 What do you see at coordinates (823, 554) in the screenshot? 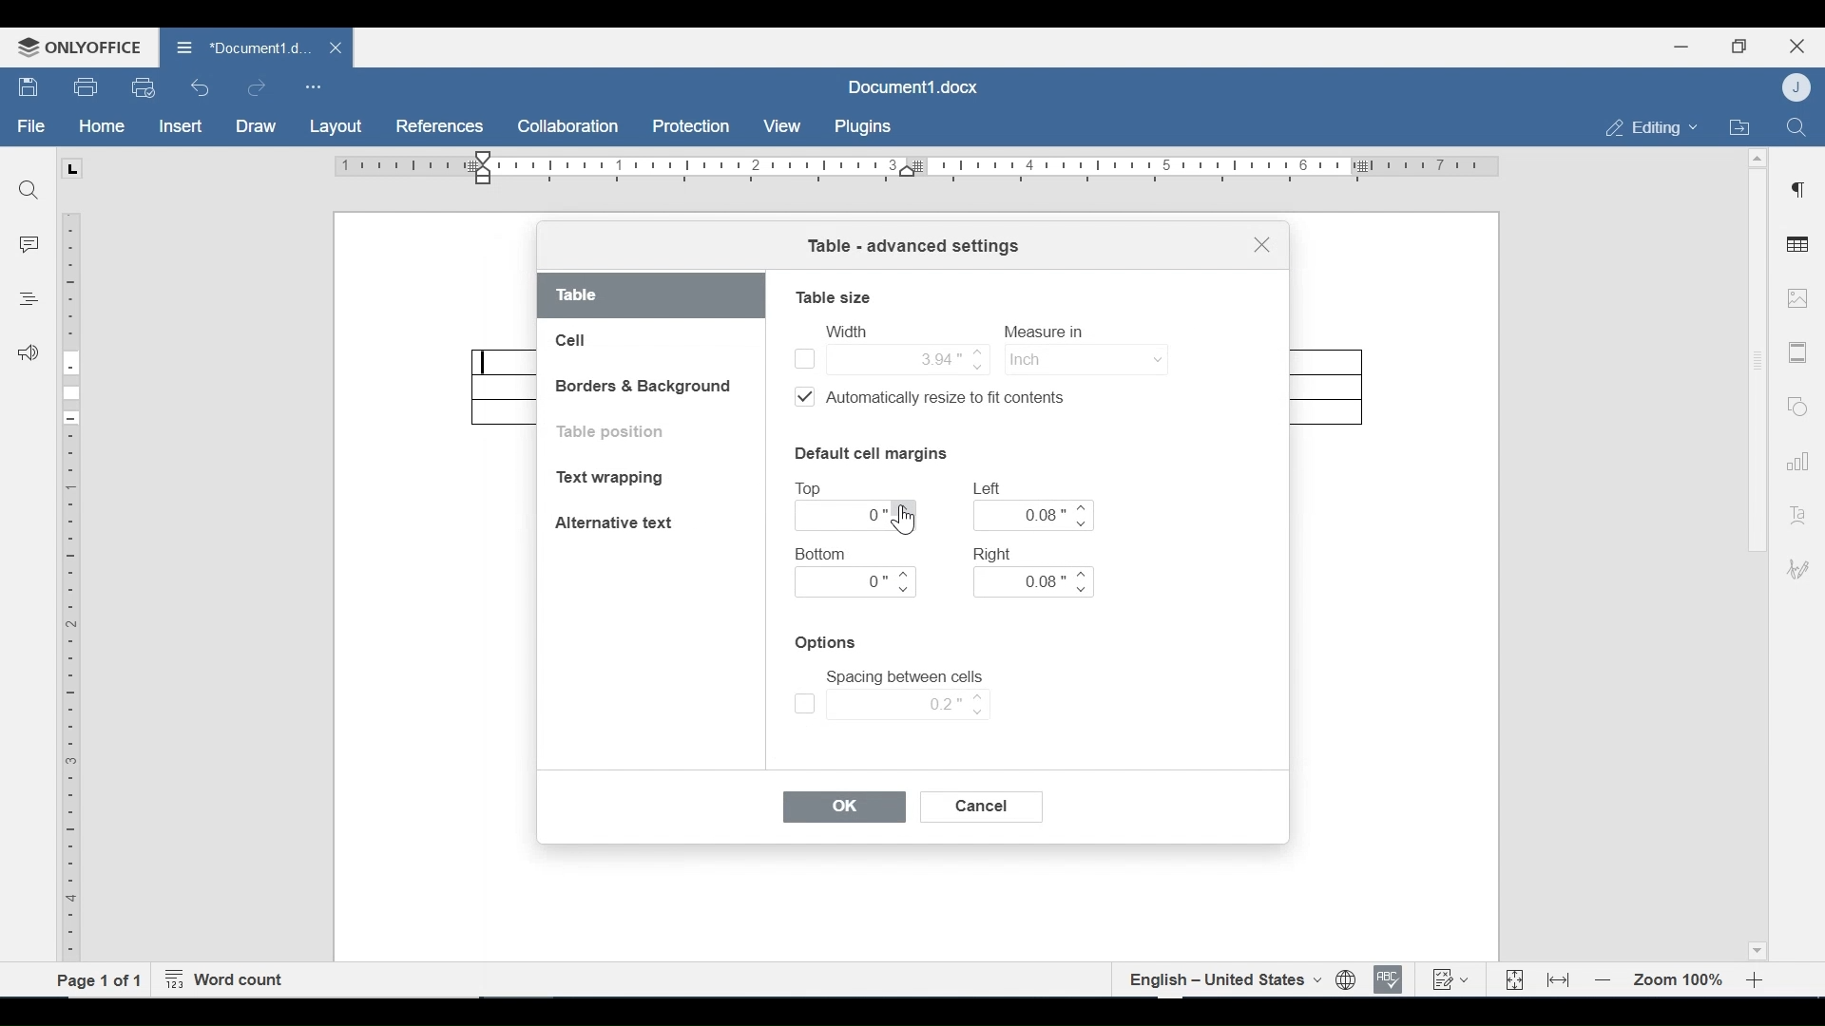
I see `Bottom` at bounding box center [823, 554].